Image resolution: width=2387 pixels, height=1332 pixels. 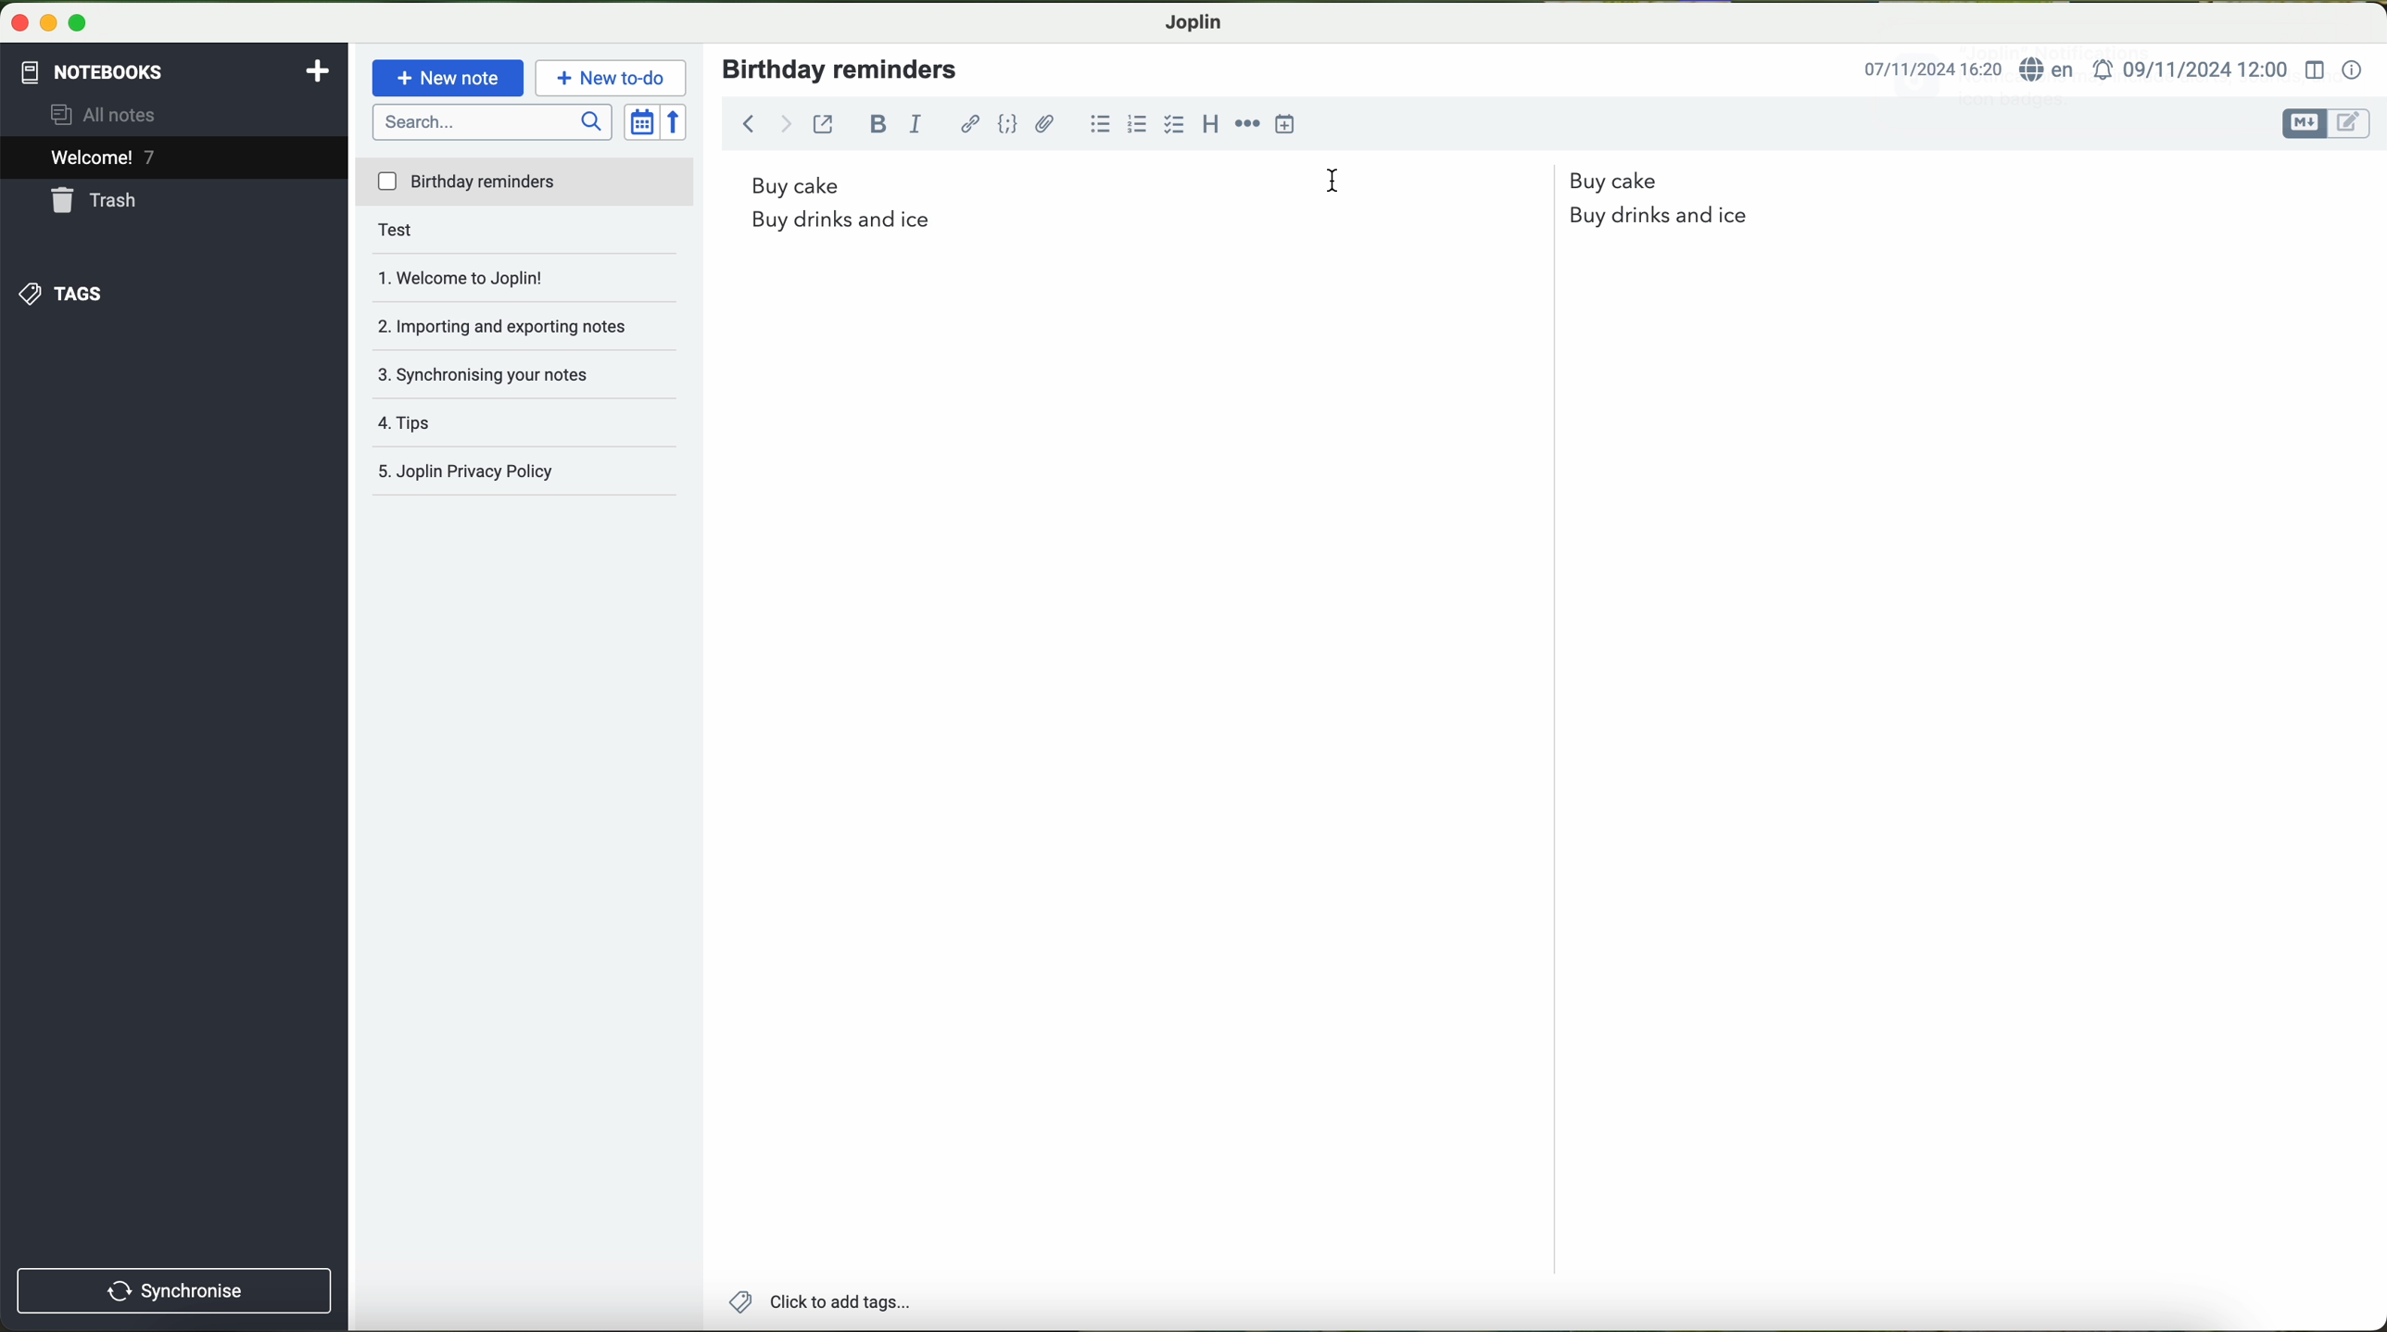 What do you see at coordinates (174, 72) in the screenshot?
I see `notebooks tab` at bounding box center [174, 72].